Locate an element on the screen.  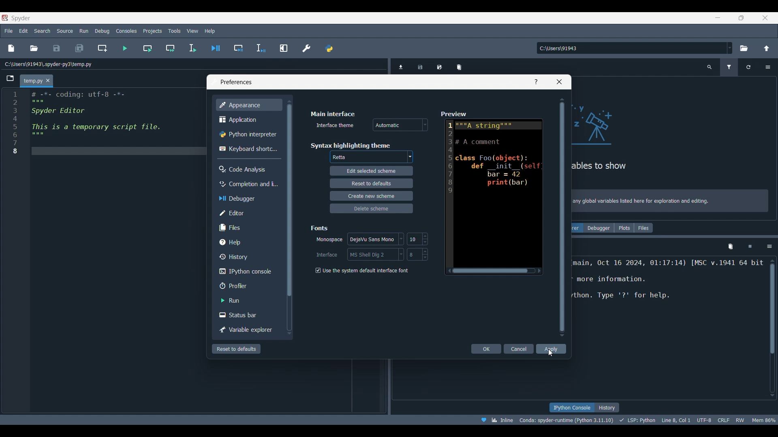
History is located at coordinates (607, 407).